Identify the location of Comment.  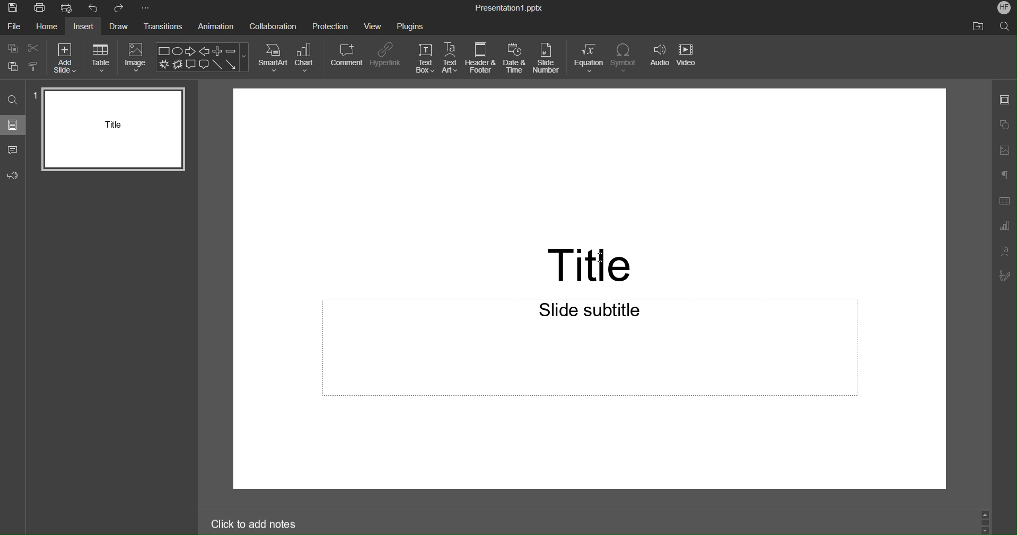
(346, 57).